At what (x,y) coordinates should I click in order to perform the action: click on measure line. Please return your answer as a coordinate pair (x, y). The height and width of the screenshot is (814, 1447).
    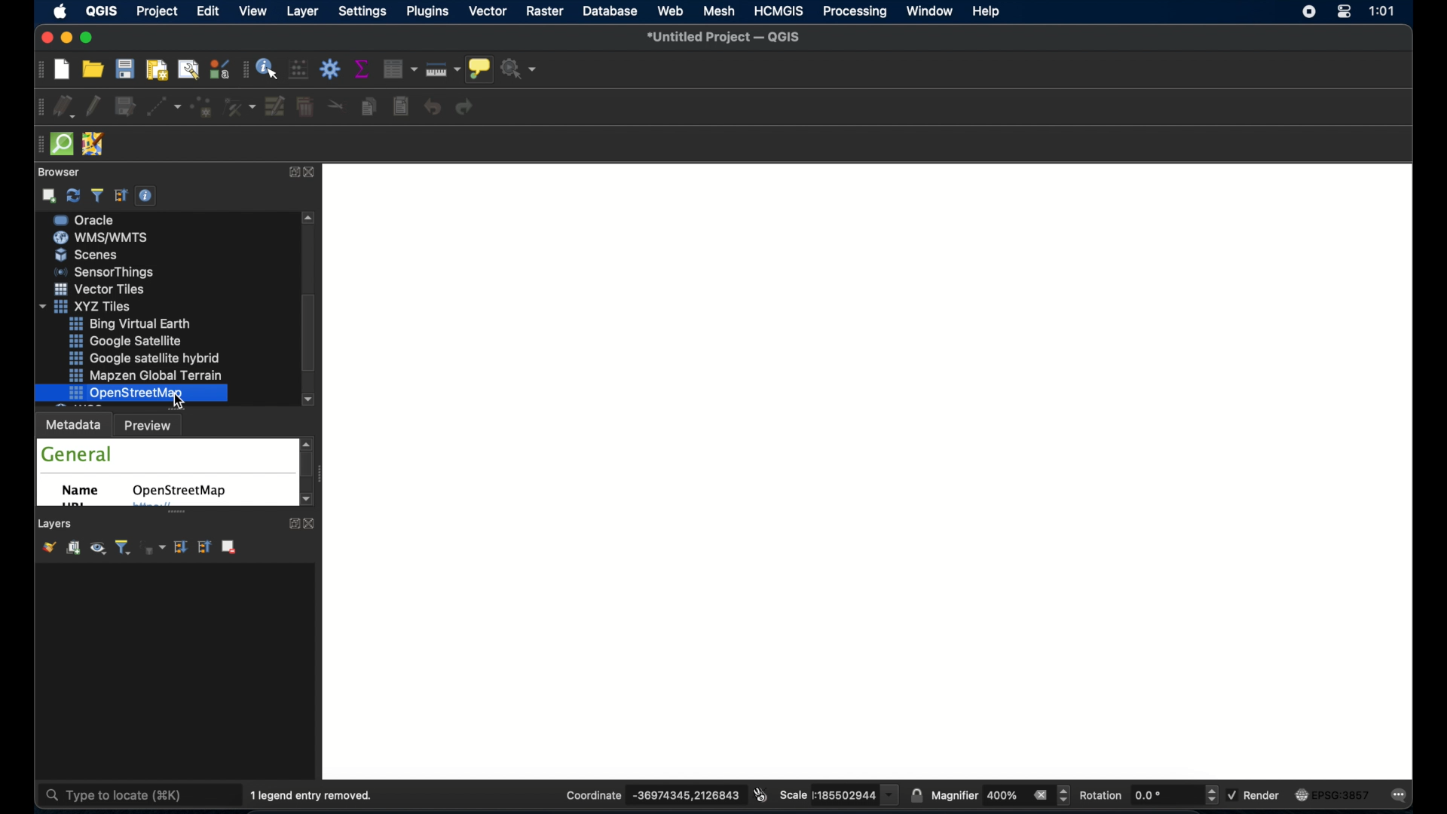
    Looking at the image, I should click on (443, 69).